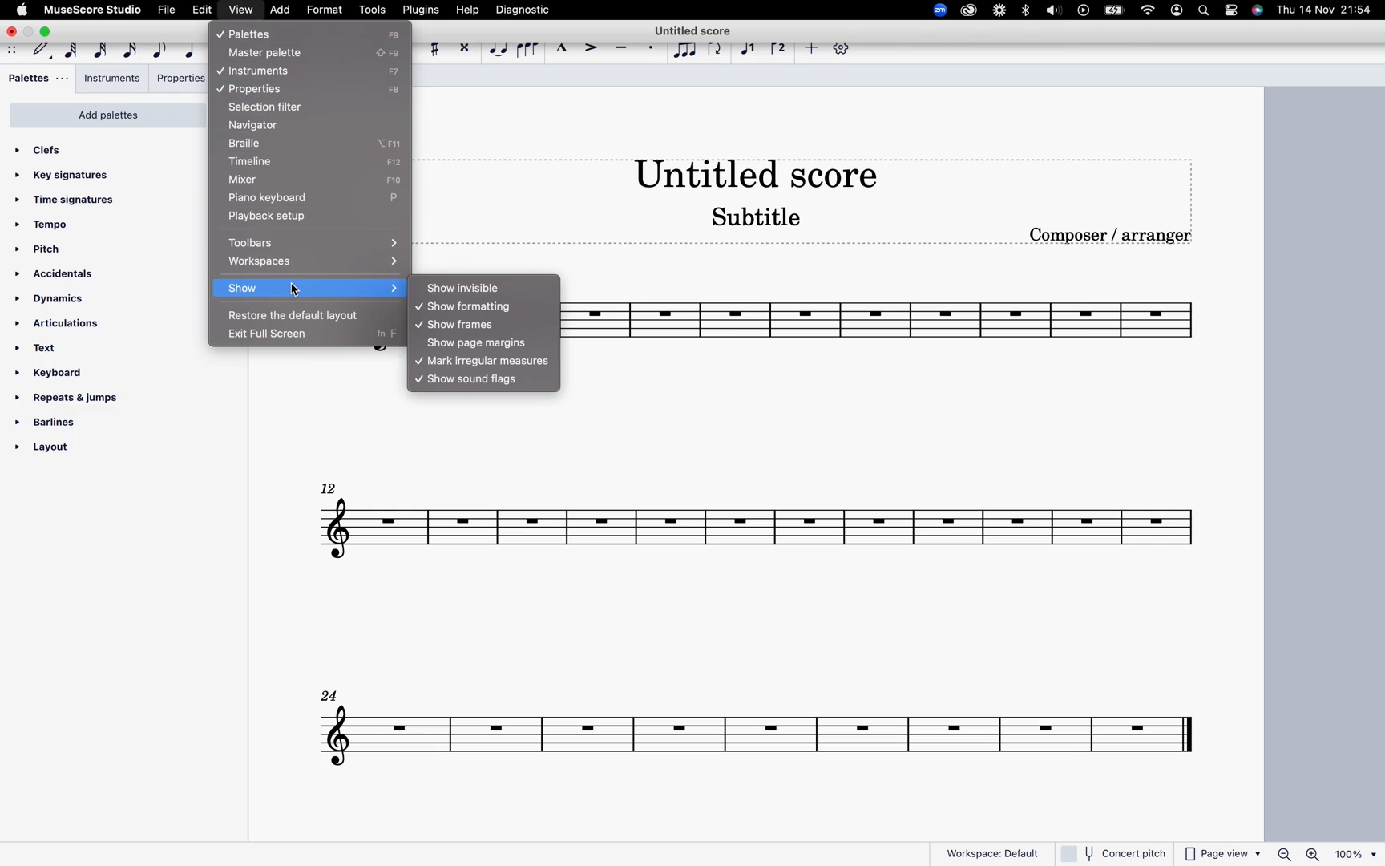 The width and height of the screenshot is (1385, 866). Describe the element at coordinates (395, 34) in the screenshot. I see `F9` at that location.